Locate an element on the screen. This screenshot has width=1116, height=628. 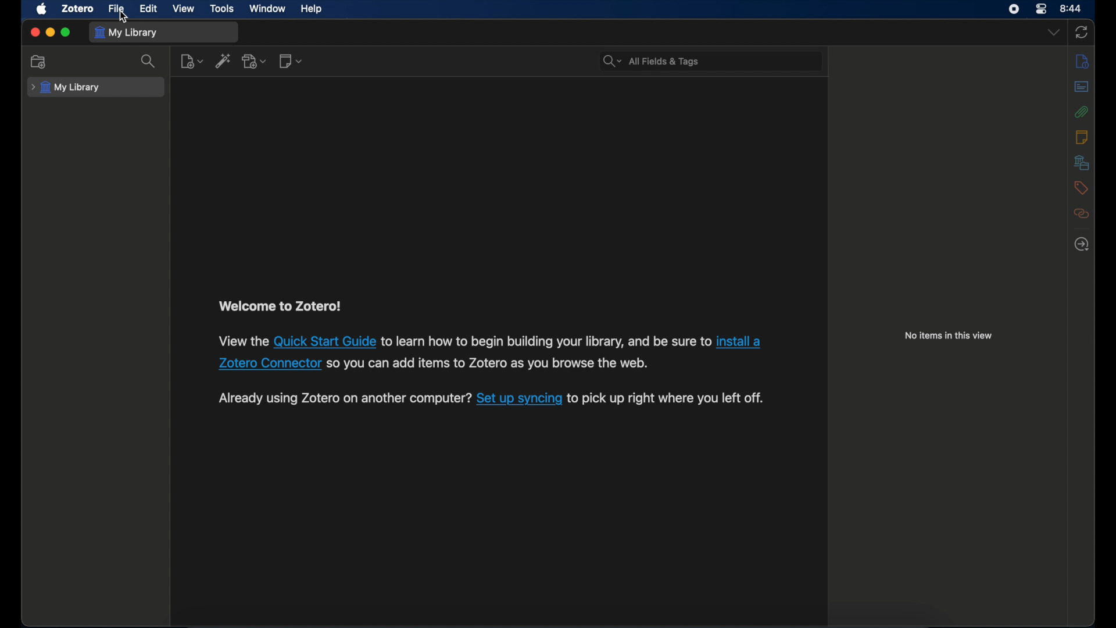
file is located at coordinates (116, 9).